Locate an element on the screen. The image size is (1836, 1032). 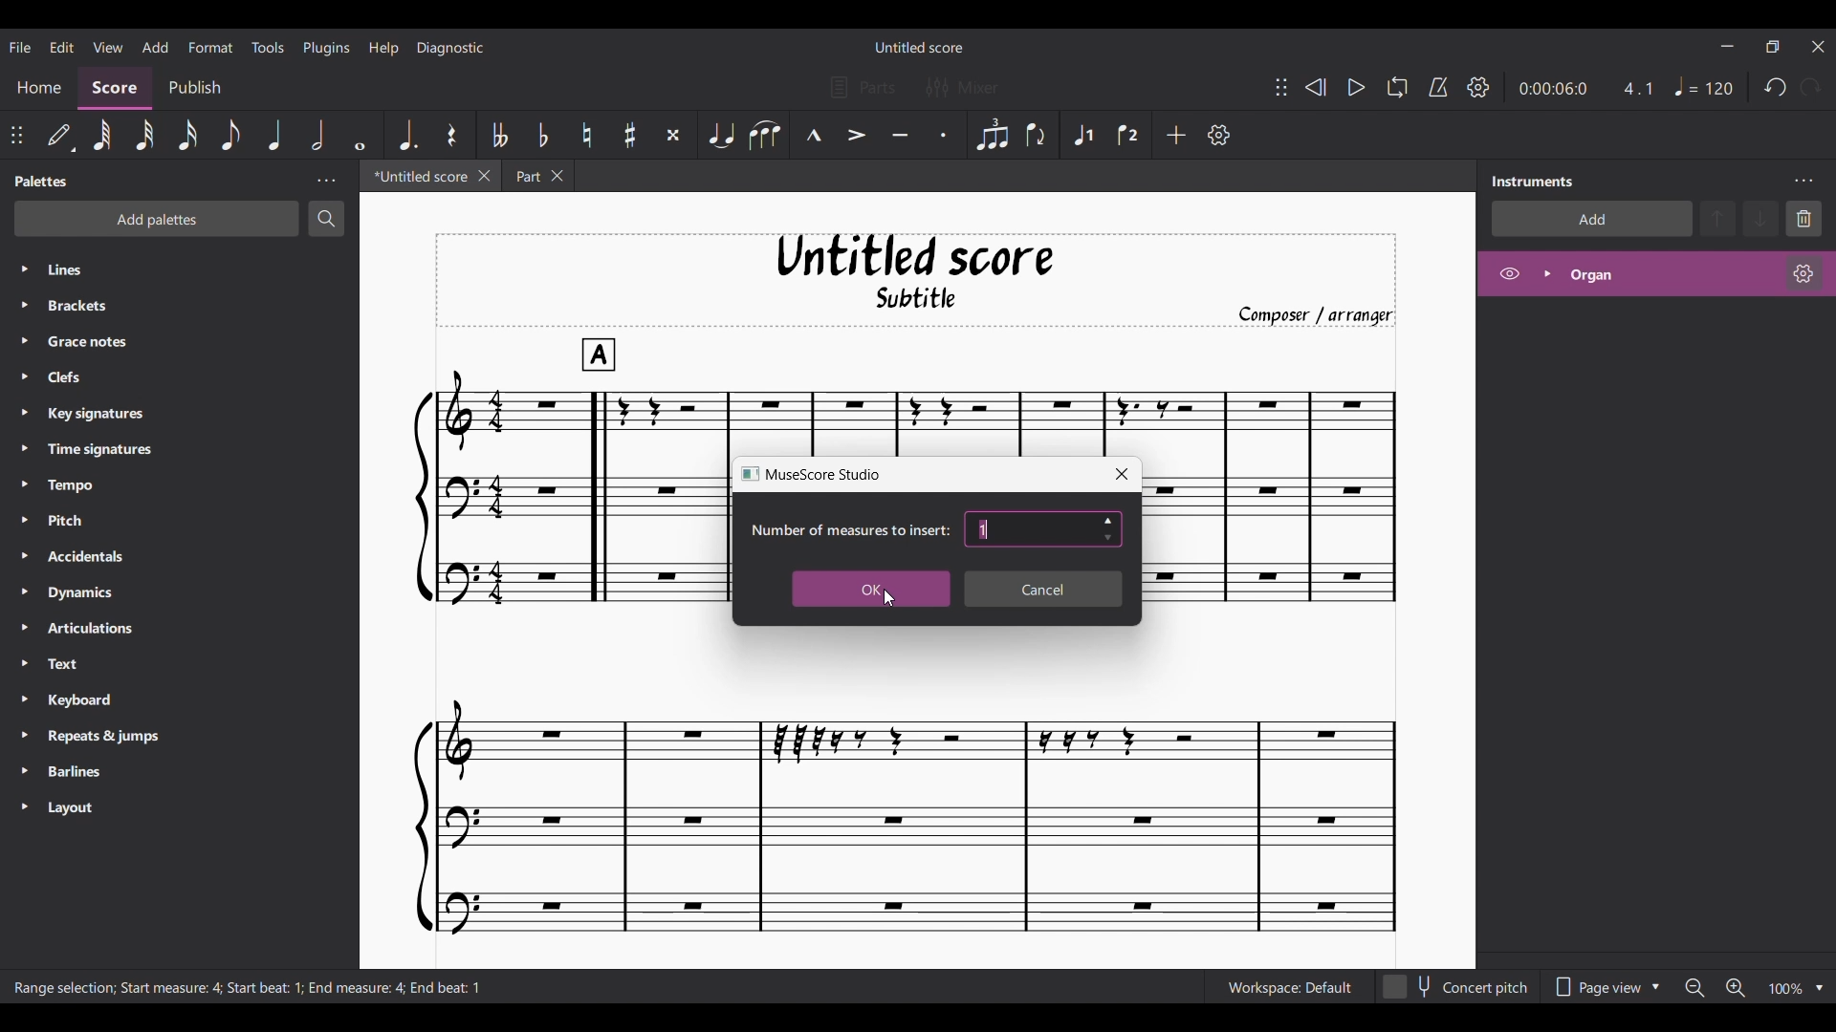
Title, sub-title, and composer name is located at coordinates (917, 280).